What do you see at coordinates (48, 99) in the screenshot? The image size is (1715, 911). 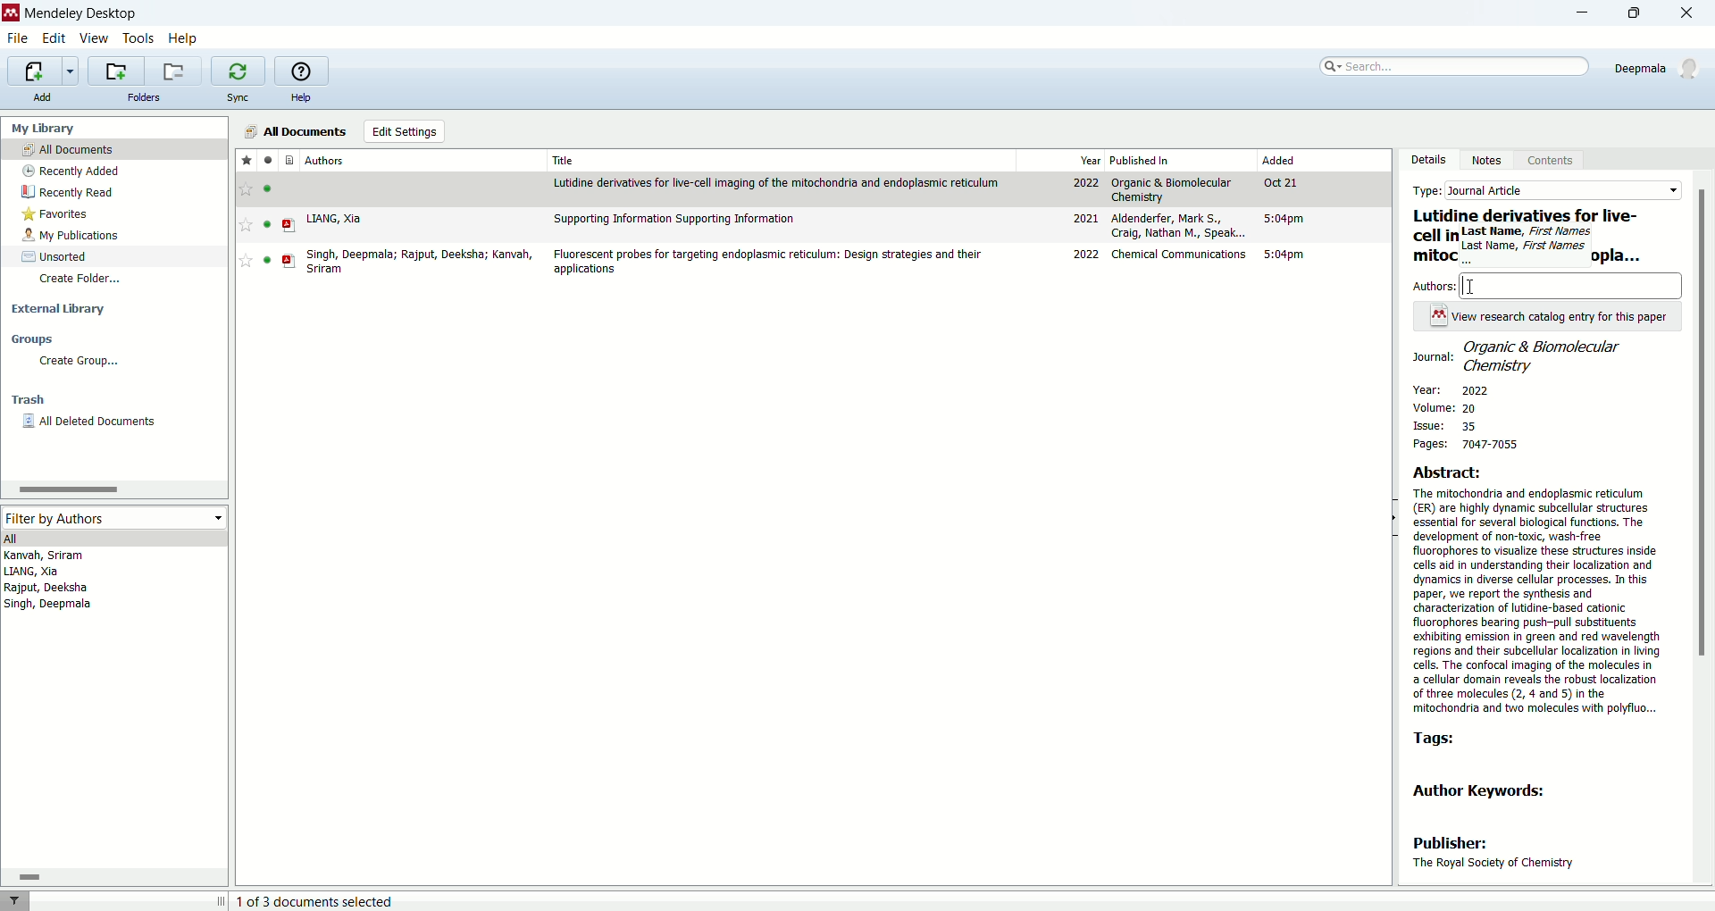 I see `add` at bounding box center [48, 99].